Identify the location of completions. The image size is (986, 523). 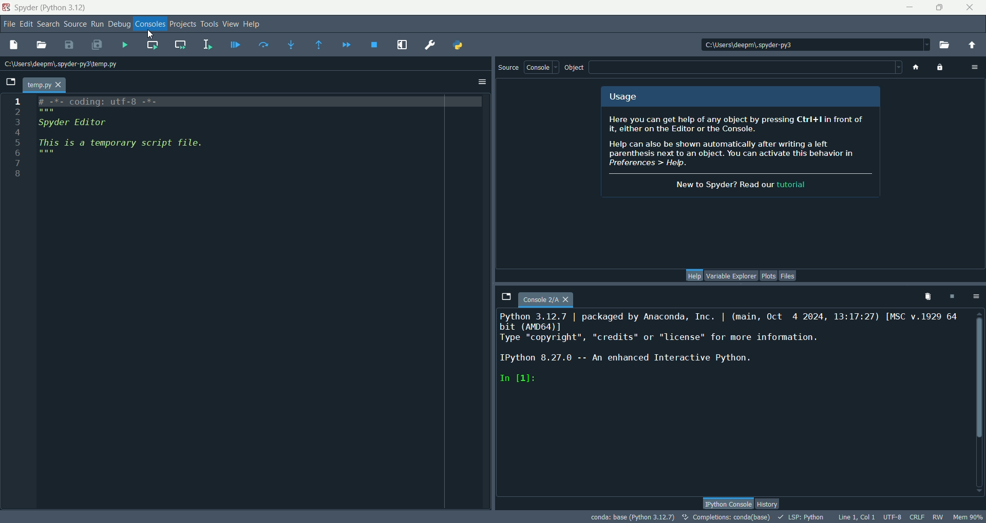
(726, 517).